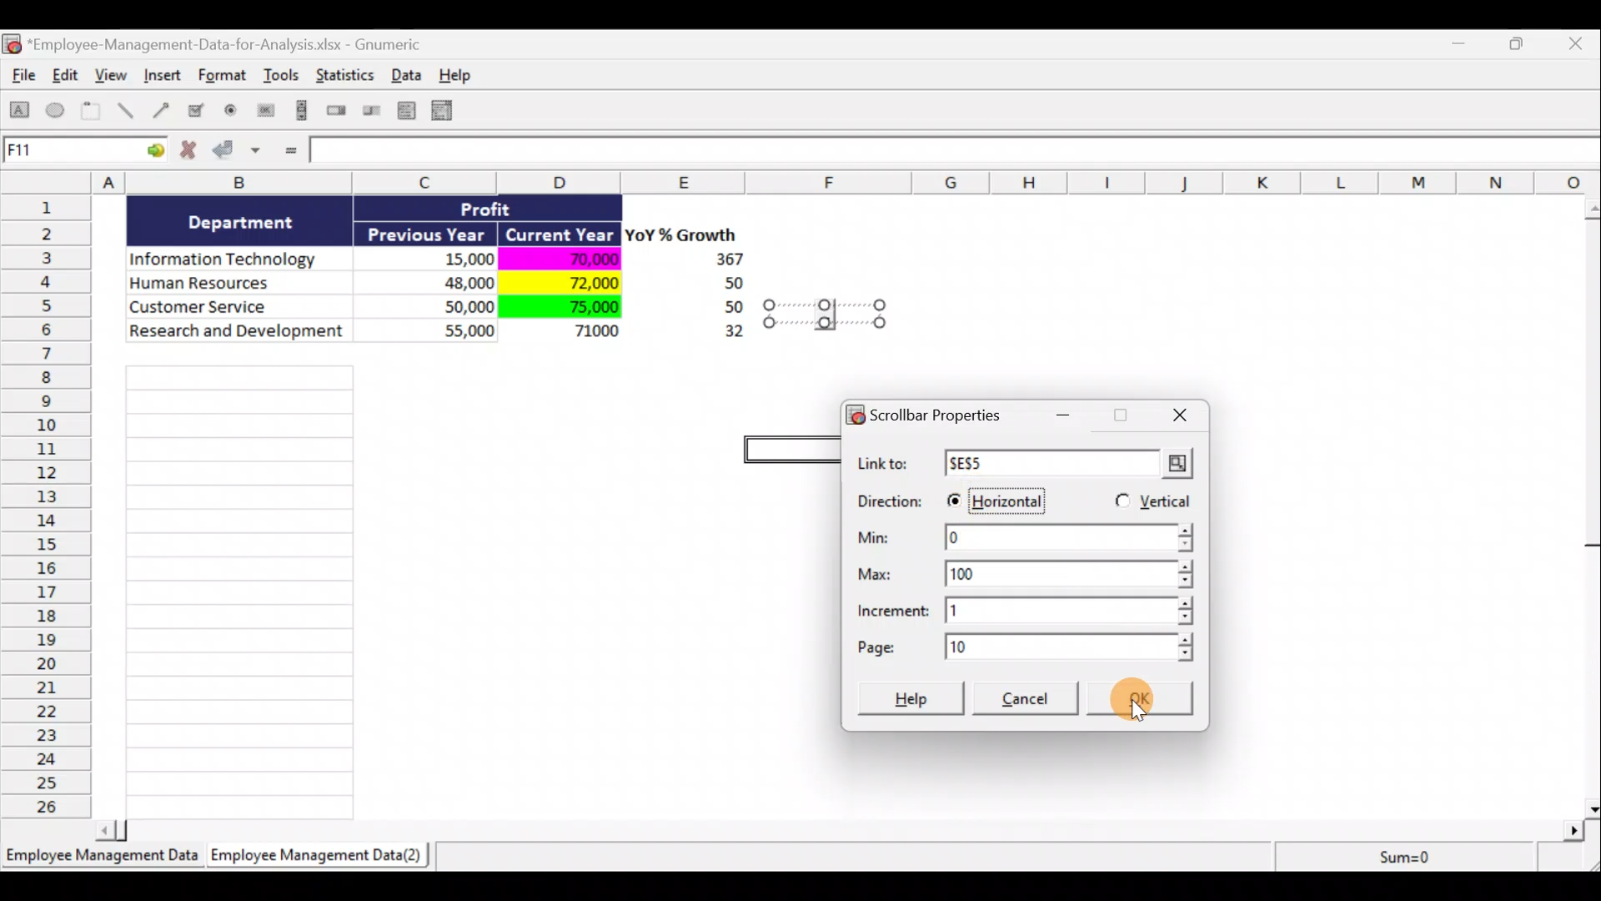 The height and width of the screenshot is (901, 1601). What do you see at coordinates (338, 112) in the screenshot?
I see `Create a spin button` at bounding box center [338, 112].